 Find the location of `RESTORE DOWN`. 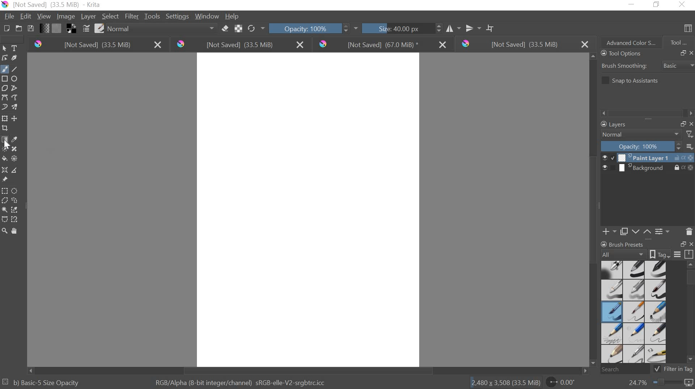

RESTORE DOWN is located at coordinates (683, 244).